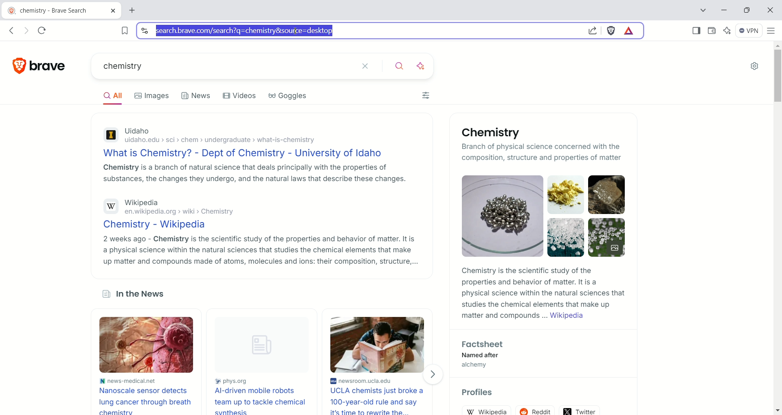 The image size is (782, 415). What do you see at coordinates (376, 345) in the screenshot?
I see `Image of individual reading` at bounding box center [376, 345].